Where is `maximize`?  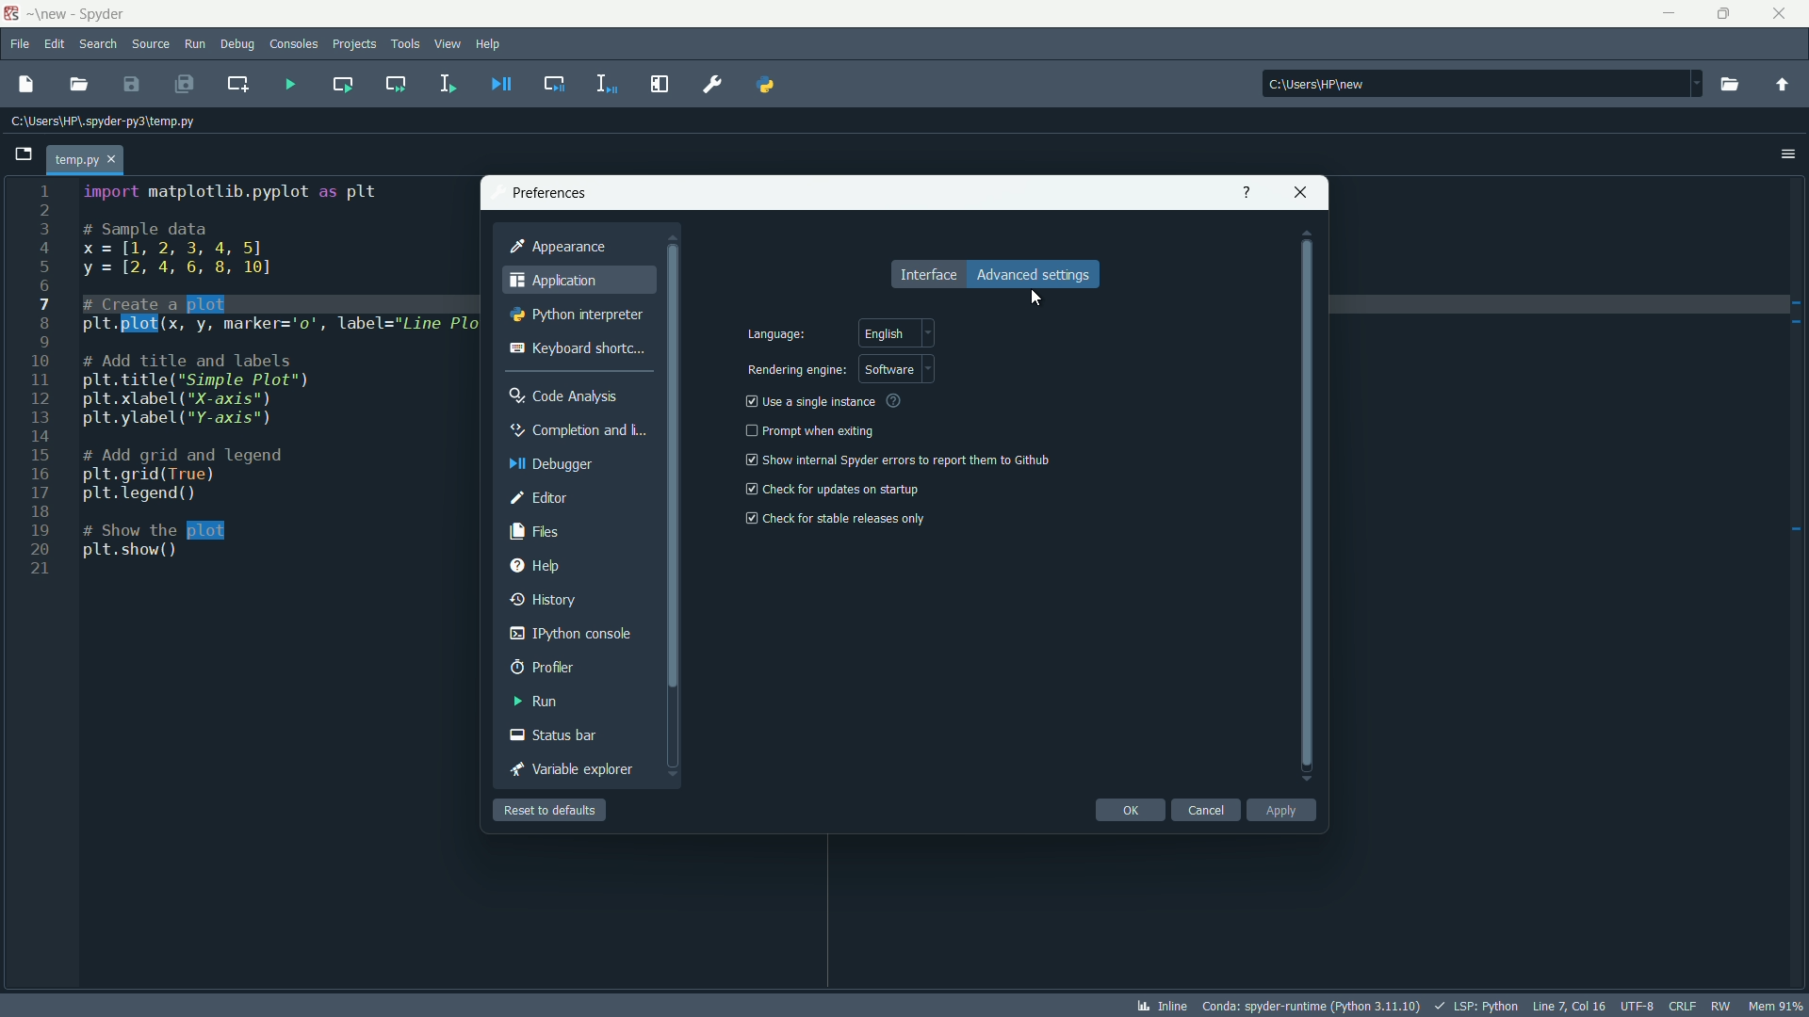
maximize is located at coordinates (1727, 14).